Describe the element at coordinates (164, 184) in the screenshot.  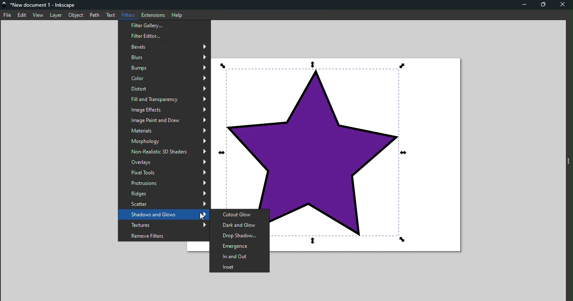
I see `Protrusions` at that location.